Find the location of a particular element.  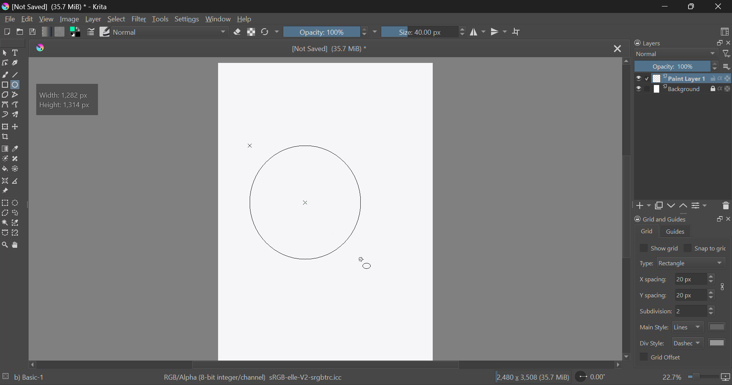

Ellipses Selected  is located at coordinates (15, 85).